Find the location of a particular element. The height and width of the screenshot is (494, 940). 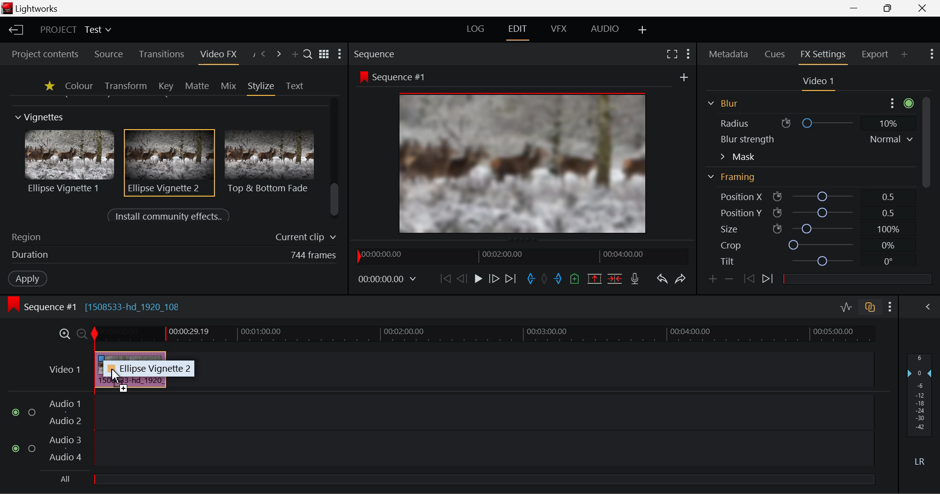

Show Settings is located at coordinates (342, 54).